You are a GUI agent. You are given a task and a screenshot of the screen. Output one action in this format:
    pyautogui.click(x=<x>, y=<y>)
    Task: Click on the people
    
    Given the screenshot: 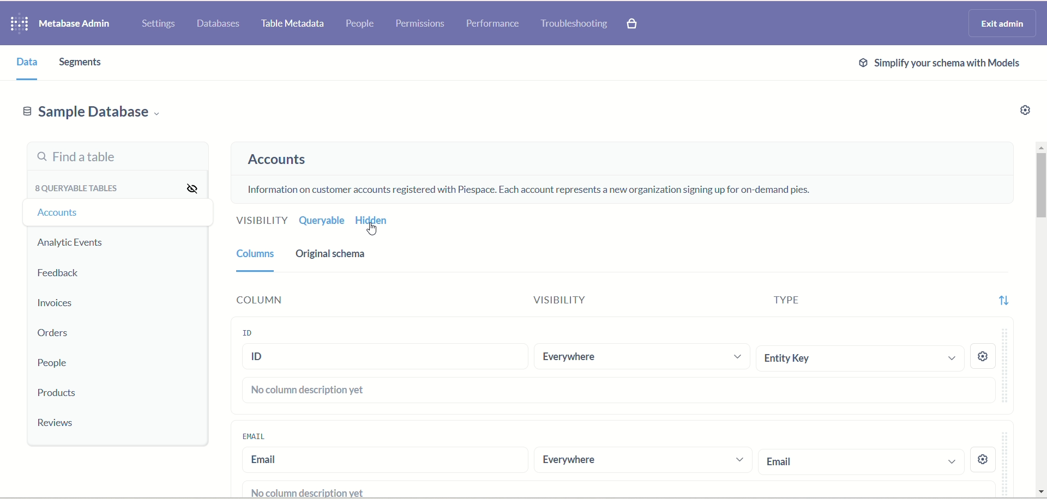 What is the action you would take?
    pyautogui.click(x=362, y=23)
    